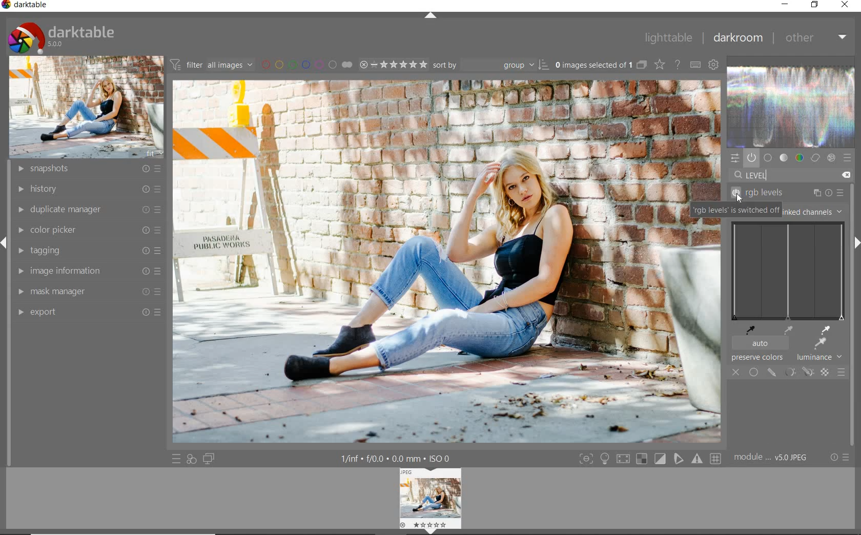 This screenshot has height=535, width=861. I want to click on enable for online help, so click(678, 66).